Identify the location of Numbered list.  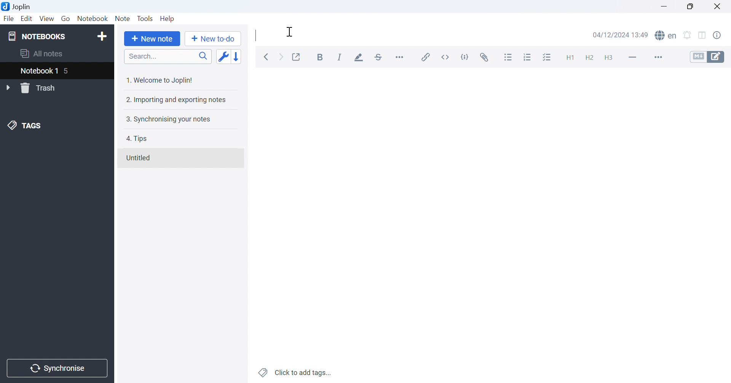
(528, 57).